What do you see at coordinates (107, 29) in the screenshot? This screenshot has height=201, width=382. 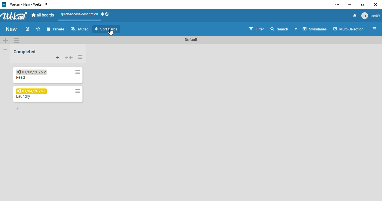 I see `sort cards` at bounding box center [107, 29].